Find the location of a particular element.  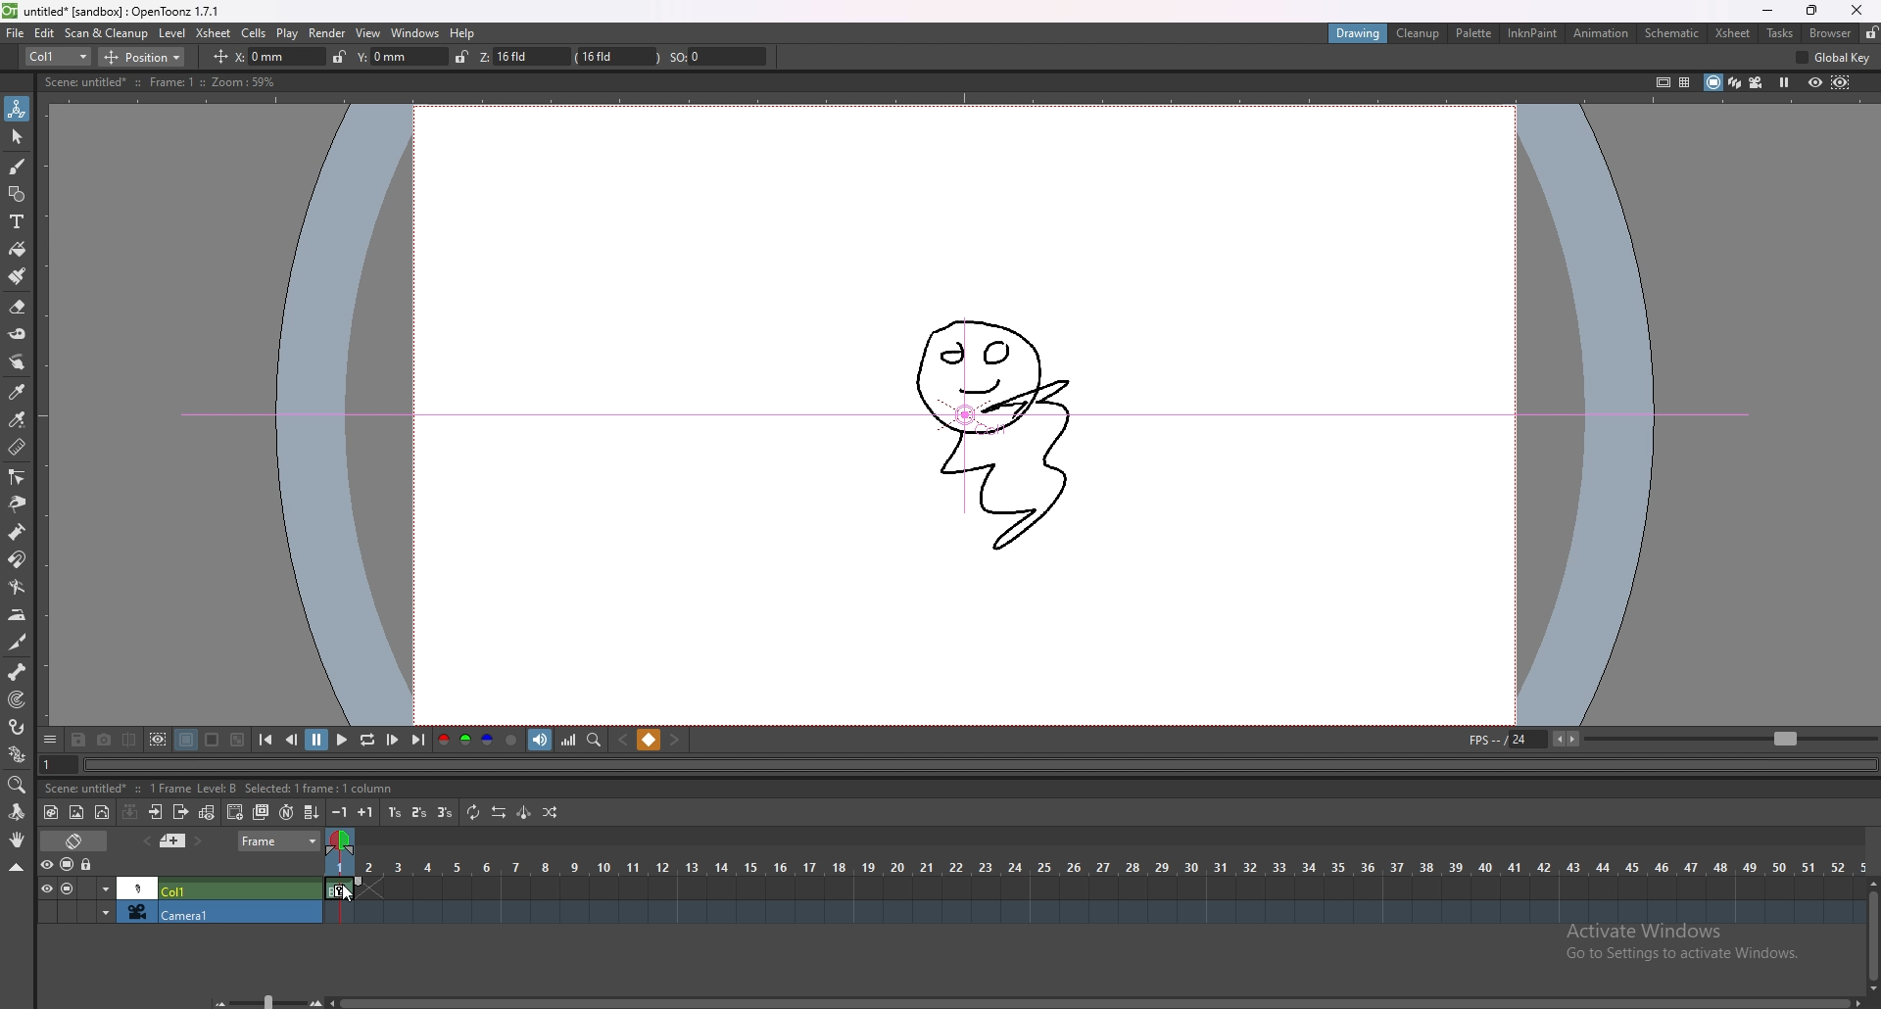

close is located at coordinates (1855, 11).